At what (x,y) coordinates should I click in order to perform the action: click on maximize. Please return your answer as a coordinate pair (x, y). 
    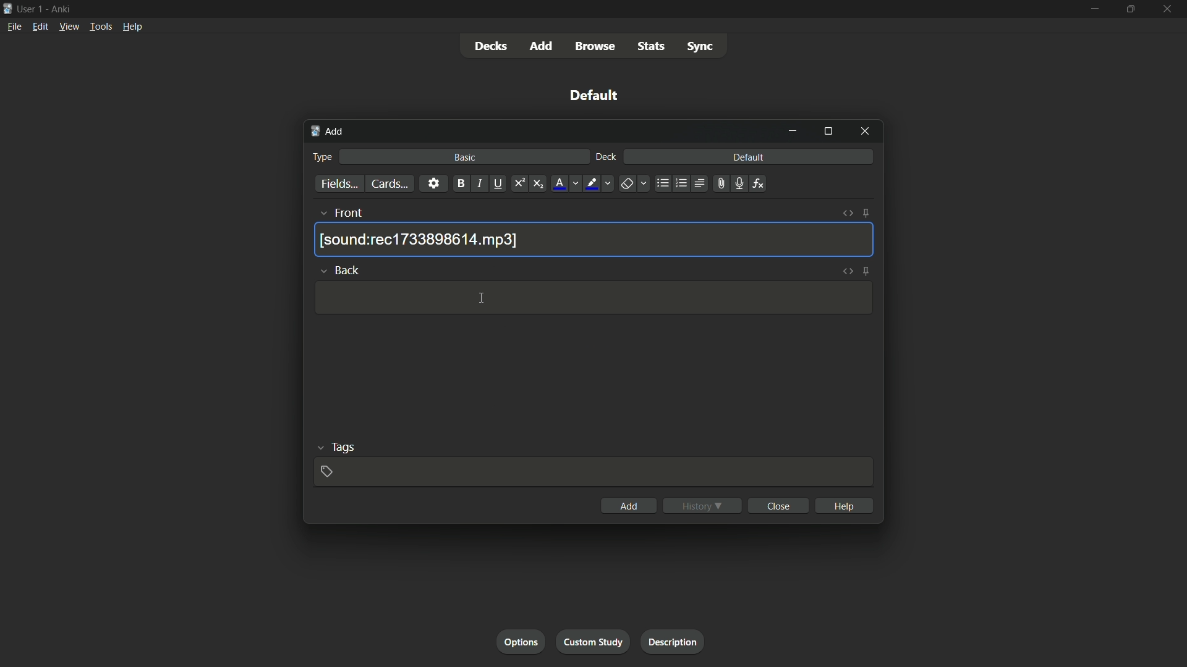
    Looking at the image, I should click on (1131, 9).